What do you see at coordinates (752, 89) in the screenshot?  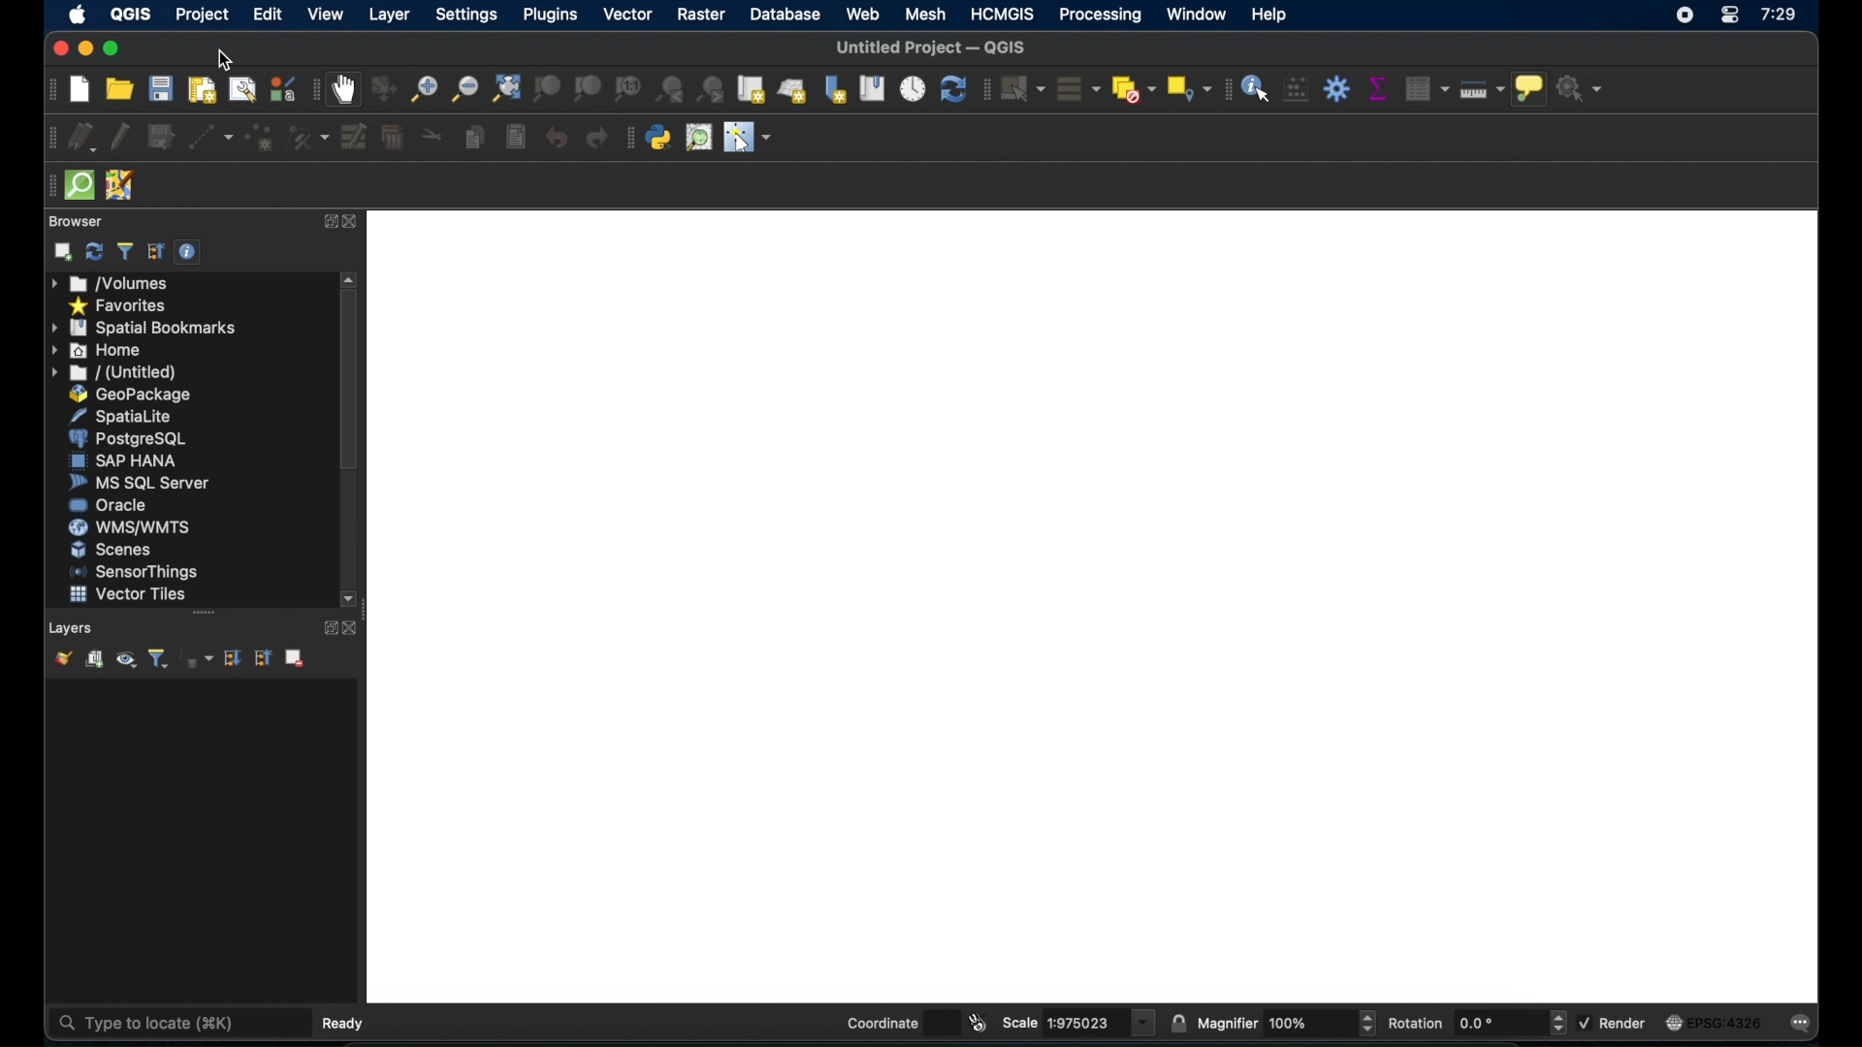 I see `new map view` at bounding box center [752, 89].